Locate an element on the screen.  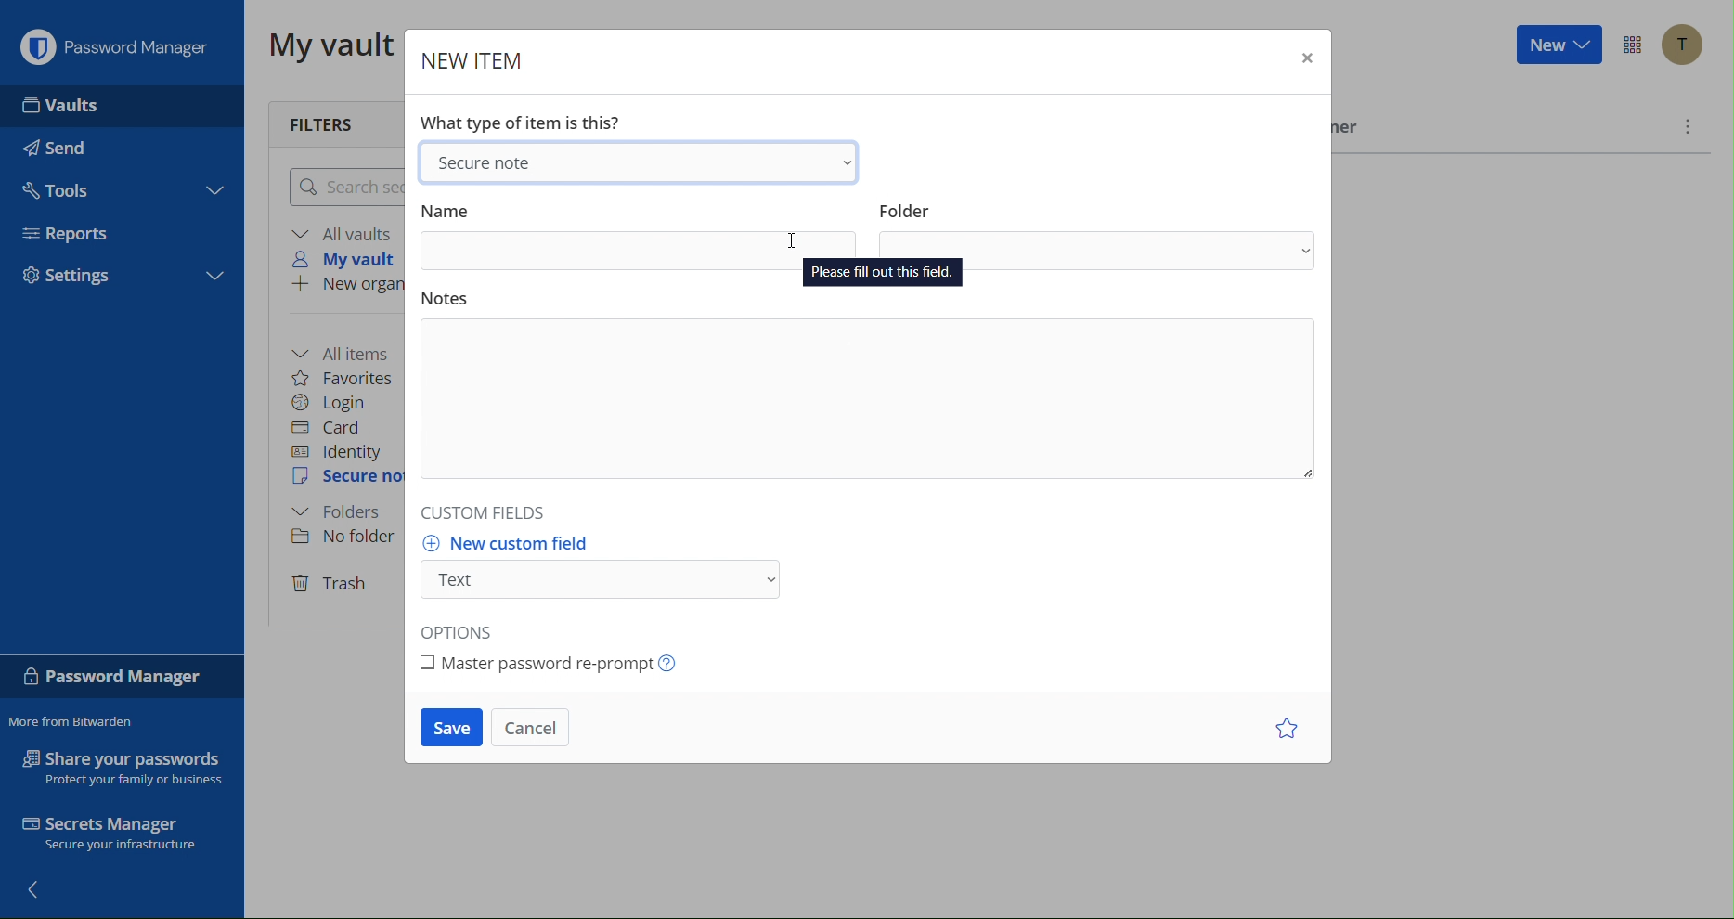
New Item is located at coordinates (470, 55).